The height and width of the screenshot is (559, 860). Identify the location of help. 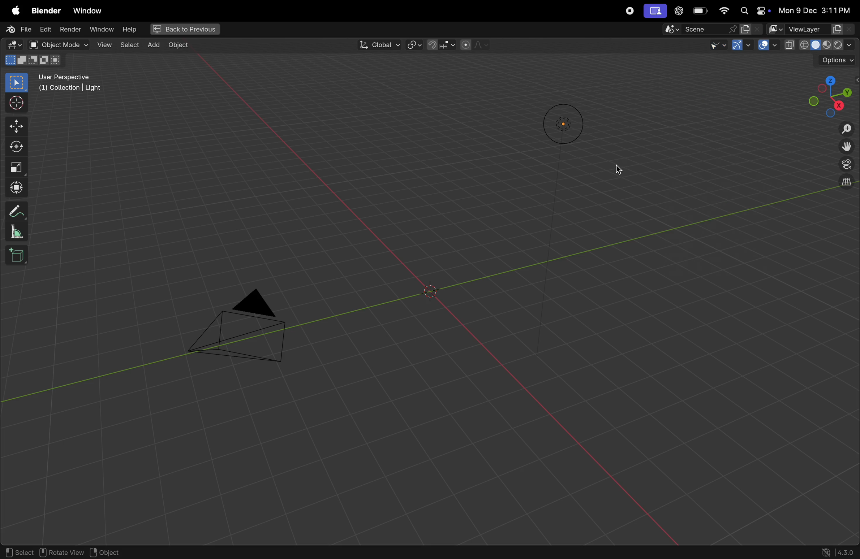
(129, 30).